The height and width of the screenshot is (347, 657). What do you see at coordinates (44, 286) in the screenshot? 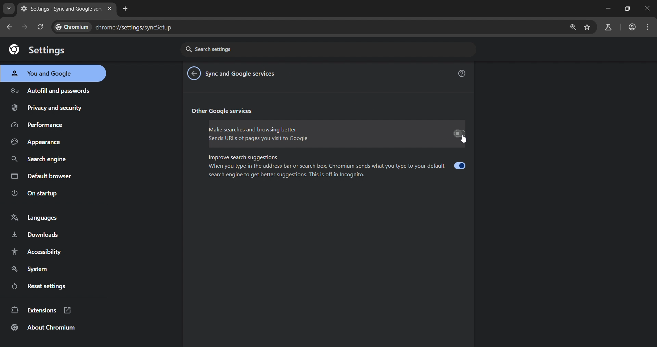
I see `reset settings` at bounding box center [44, 286].